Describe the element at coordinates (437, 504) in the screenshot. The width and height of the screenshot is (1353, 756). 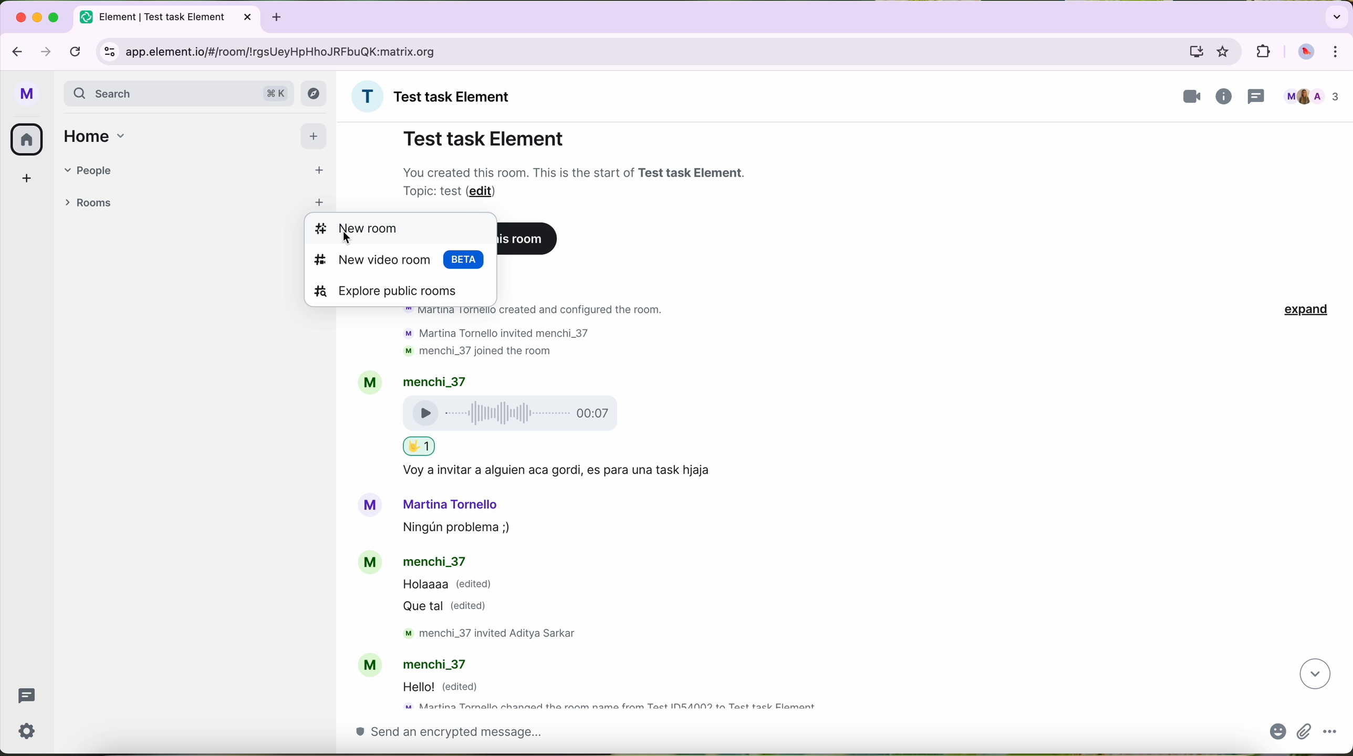
I see `account` at that location.